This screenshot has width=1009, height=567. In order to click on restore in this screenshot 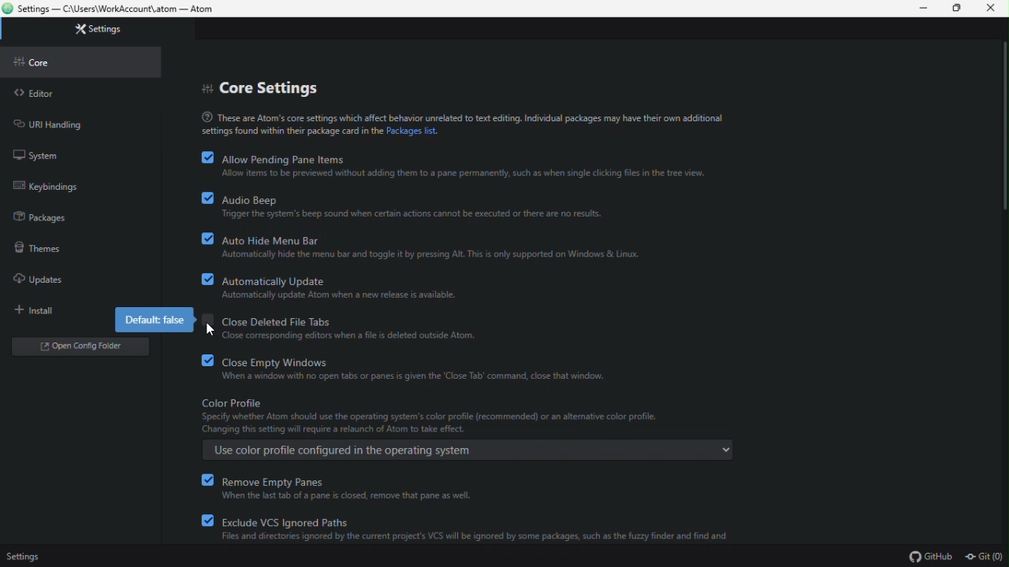, I will do `click(958, 9)`.